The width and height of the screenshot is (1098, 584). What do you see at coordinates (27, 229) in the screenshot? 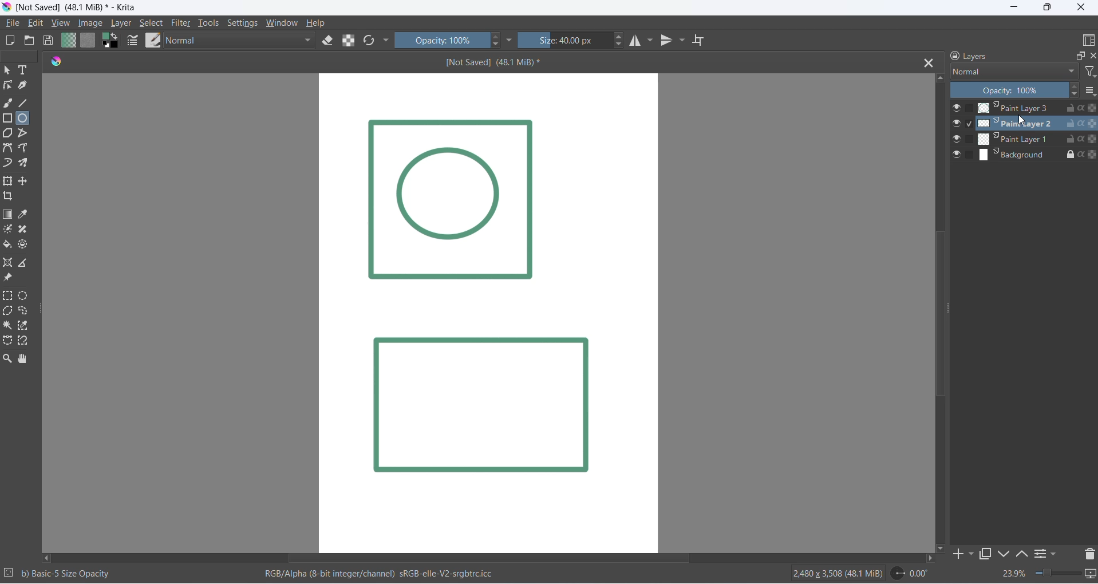
I see `patch tool` at bounding box center [27, 229].